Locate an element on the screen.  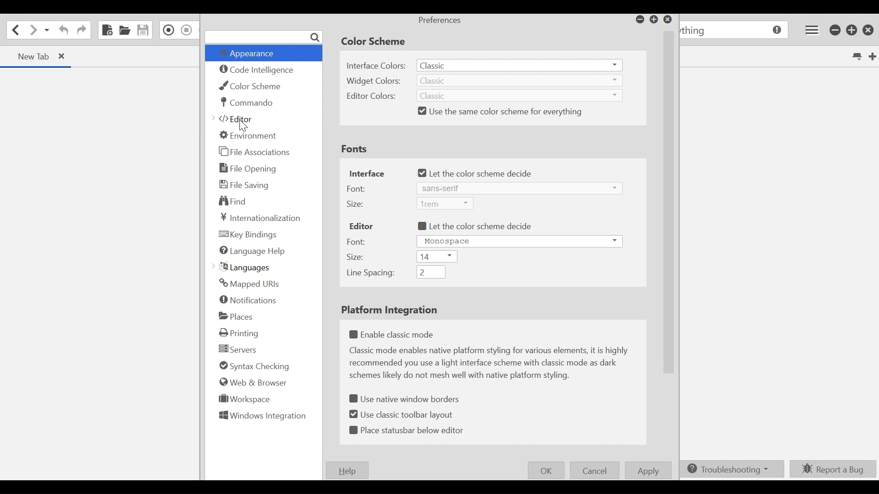
File Association is located at coordinates (253, 151).